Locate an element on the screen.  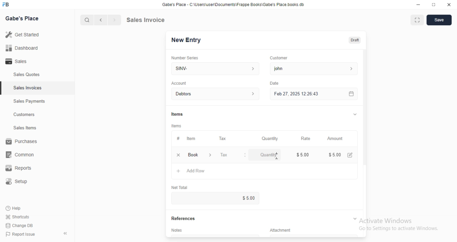
Next is located at coordinates (114, 19).